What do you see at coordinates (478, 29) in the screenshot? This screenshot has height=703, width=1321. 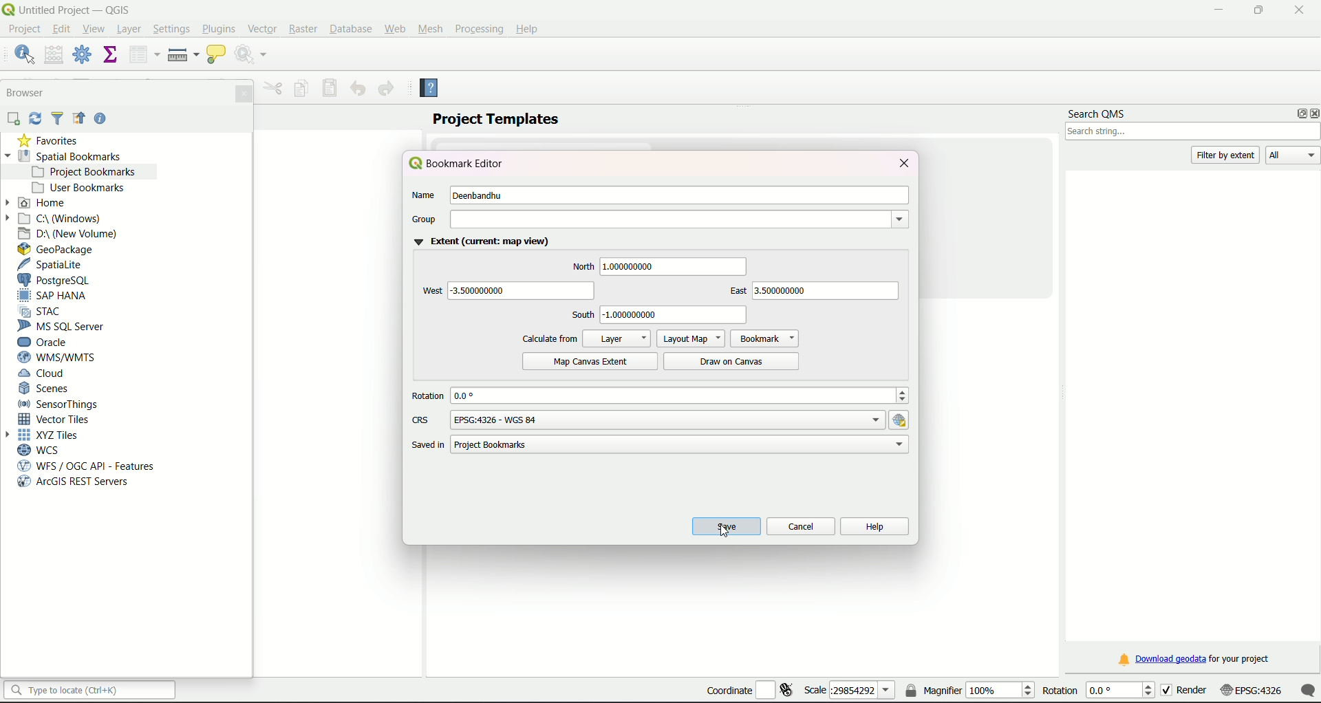 I see `Processing` at bounding box center [478, 29].